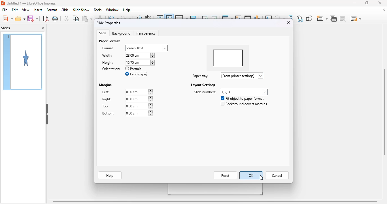 The width and height of the screenshot is (387, 204). Describe the element at coordinates (356, 18) in the screenshot. I see `slide layout` at that location.